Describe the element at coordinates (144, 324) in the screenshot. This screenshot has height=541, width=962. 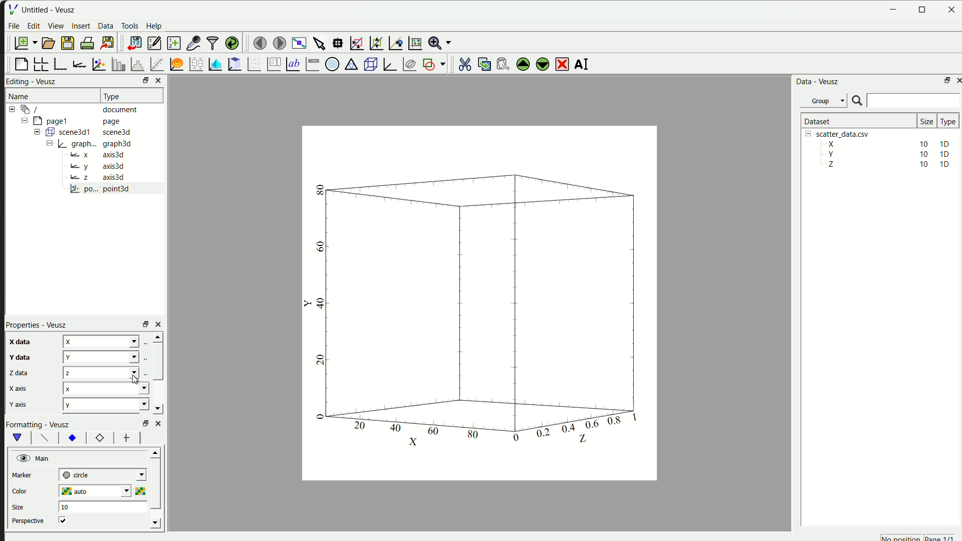
I see `rezise` at that location.